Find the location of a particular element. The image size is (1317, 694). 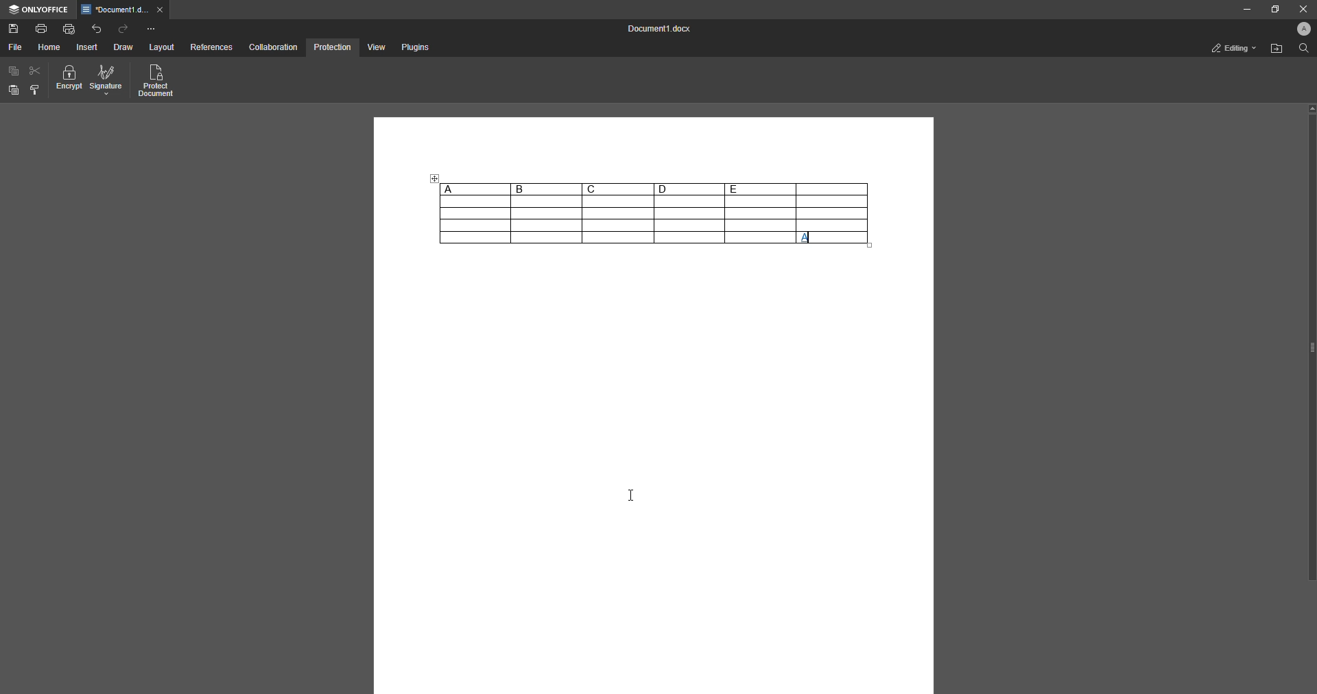

B is located at coordinates (546, 189).